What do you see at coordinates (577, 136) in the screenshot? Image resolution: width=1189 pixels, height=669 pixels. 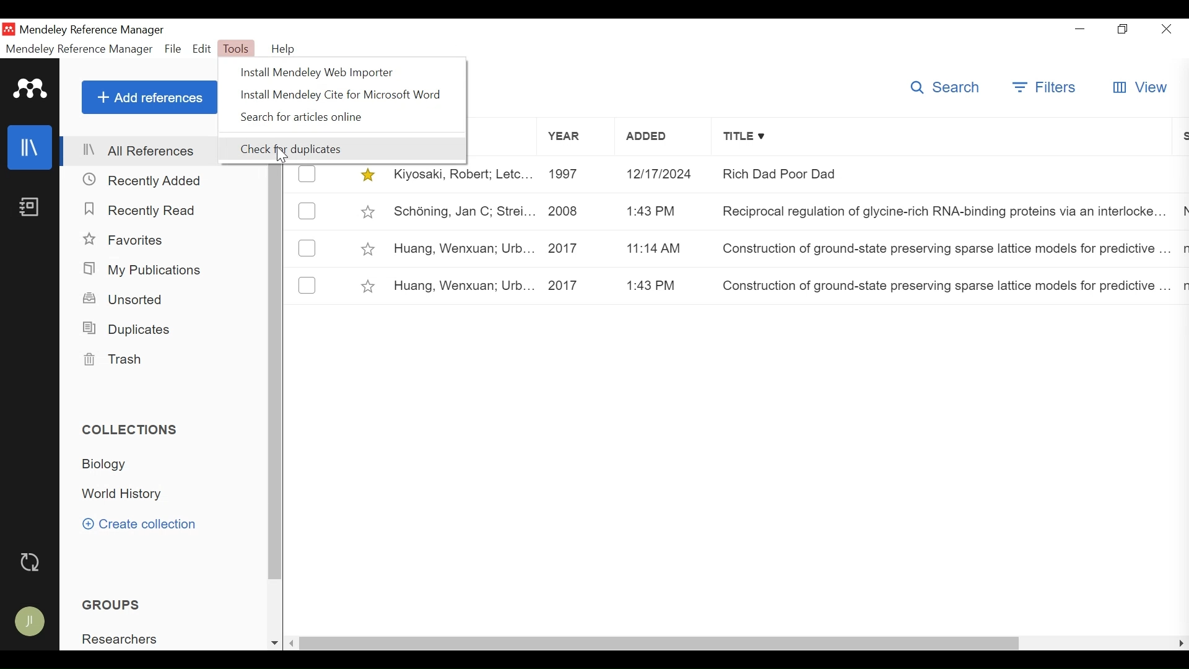 I see `Year` at bounding box center [577, 136].